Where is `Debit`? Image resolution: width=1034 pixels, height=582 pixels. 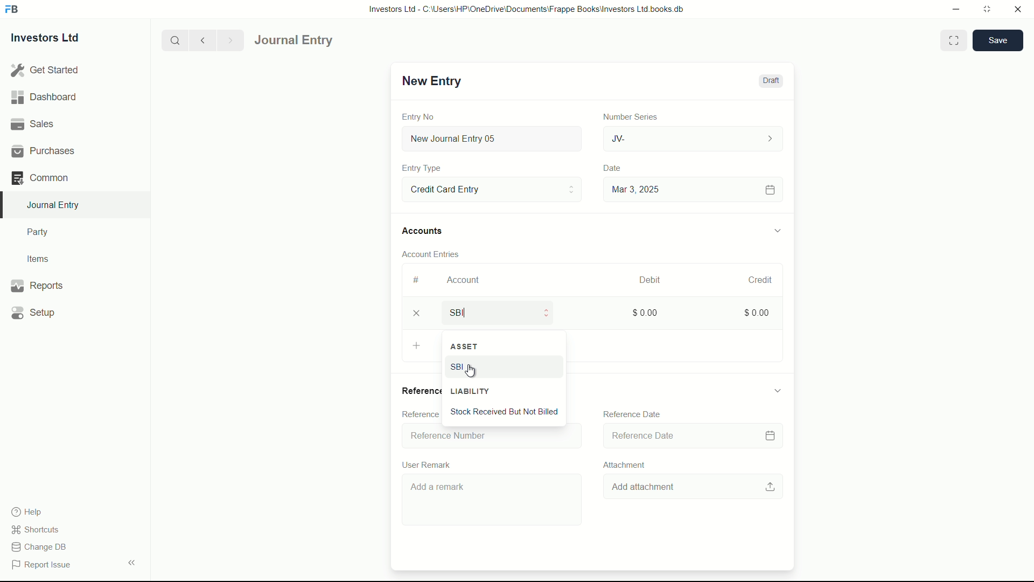
Debit is located at coordinates (645, 280).